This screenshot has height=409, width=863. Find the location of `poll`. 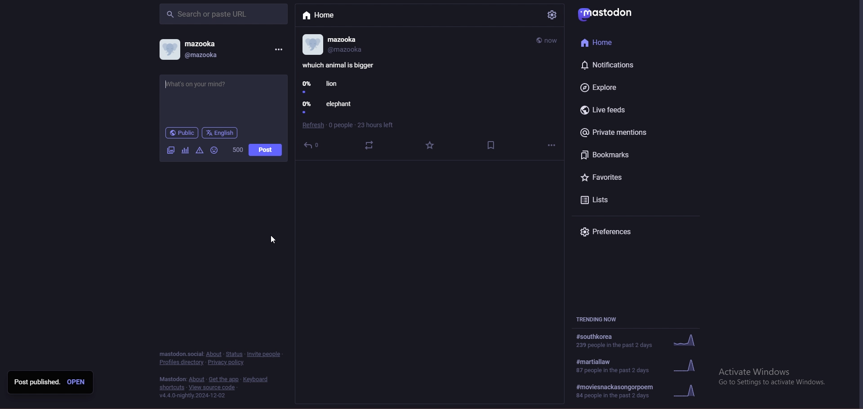

poll is located at coordinates (348, 65).